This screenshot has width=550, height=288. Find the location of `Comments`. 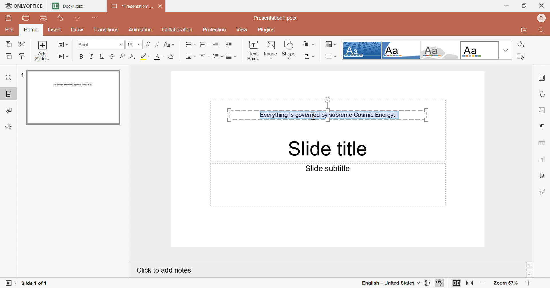

Comments is located at coordinates (9, 110).